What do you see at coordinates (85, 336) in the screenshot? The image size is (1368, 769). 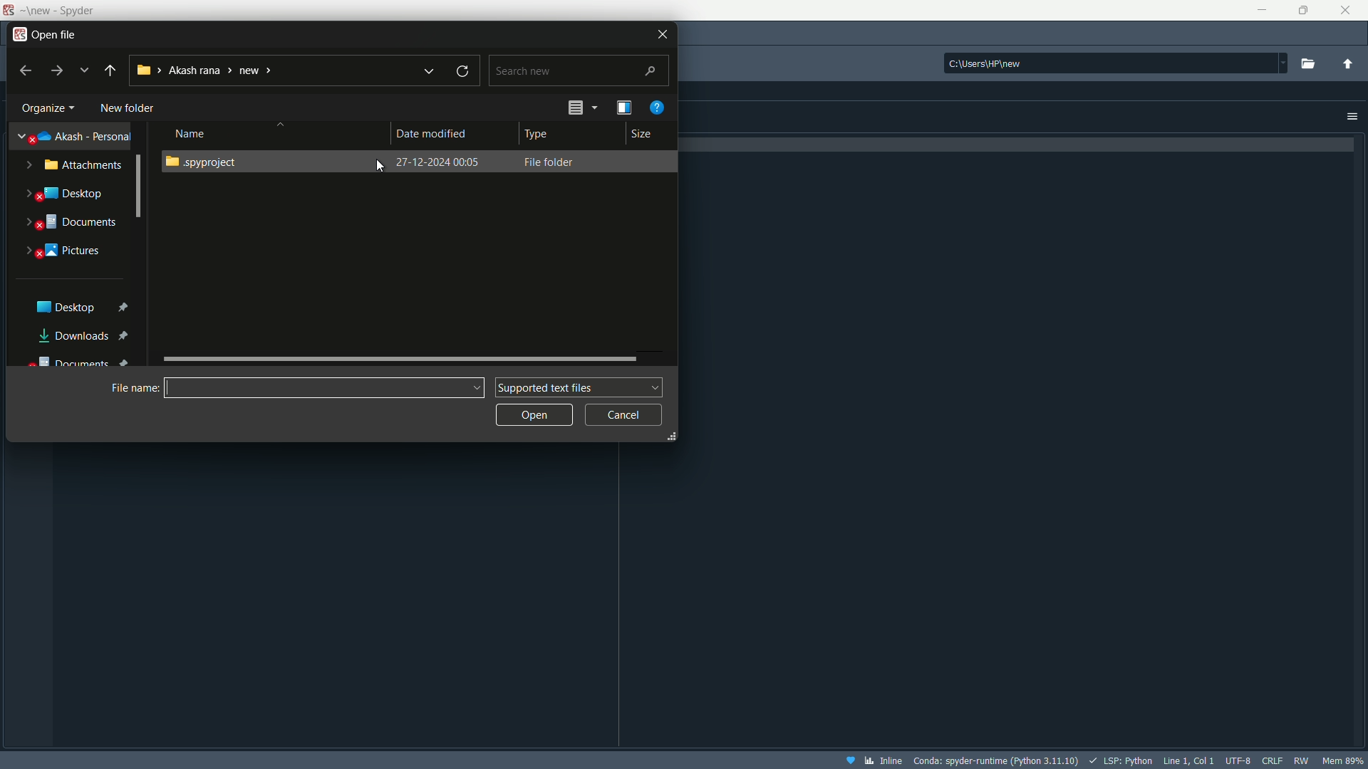 I see `Downloads` at bounding box center [85, 336].